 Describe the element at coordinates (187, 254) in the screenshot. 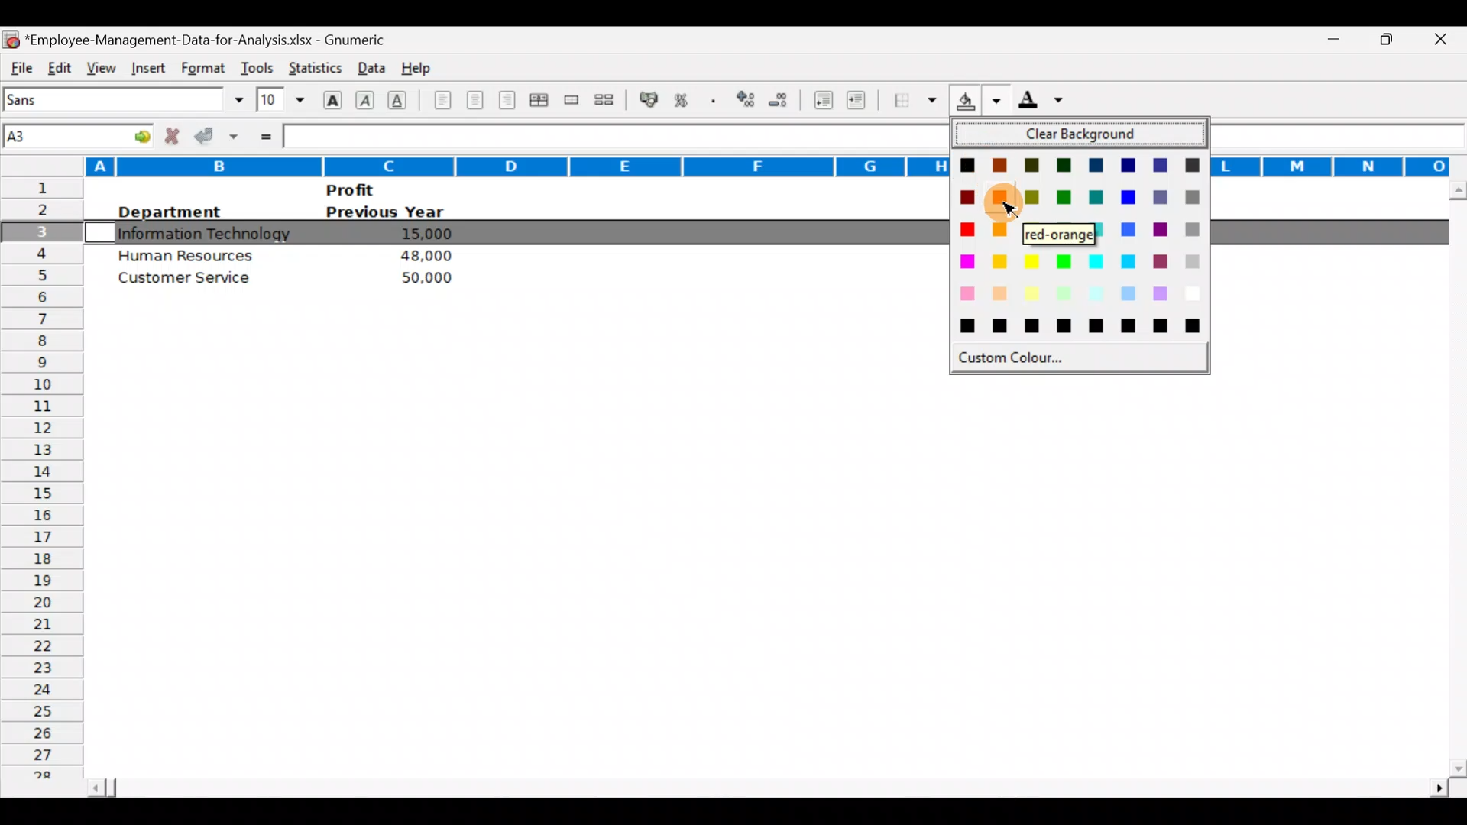

I see `Human Resources` at that location.